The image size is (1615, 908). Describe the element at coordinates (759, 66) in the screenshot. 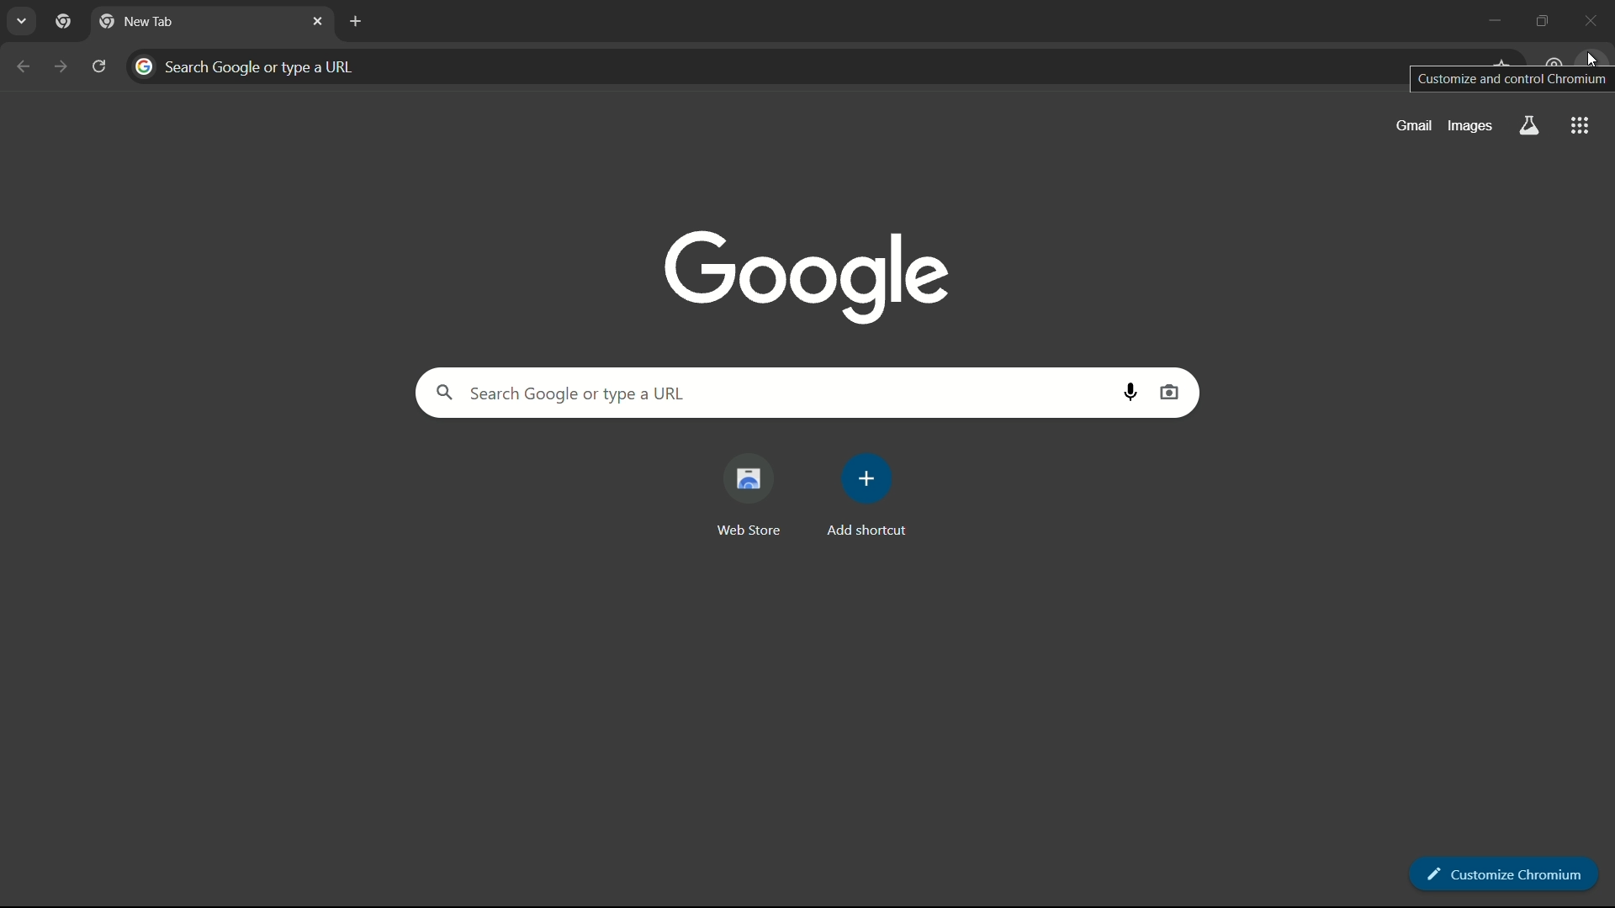

I see `search google or type a url` at that location.